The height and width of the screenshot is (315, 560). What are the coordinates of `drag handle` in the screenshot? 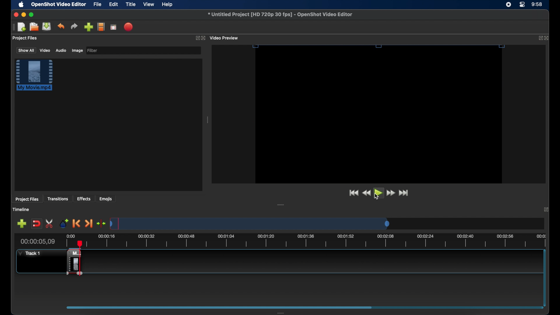 It's located at (13, 27).